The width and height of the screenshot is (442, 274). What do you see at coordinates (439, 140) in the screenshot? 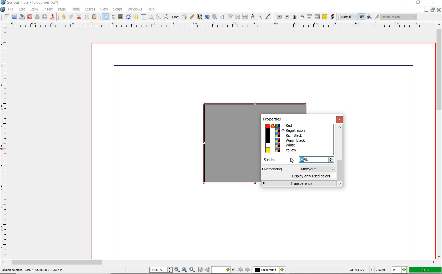
I see `scrollbar` at bounding box center [439, 140].